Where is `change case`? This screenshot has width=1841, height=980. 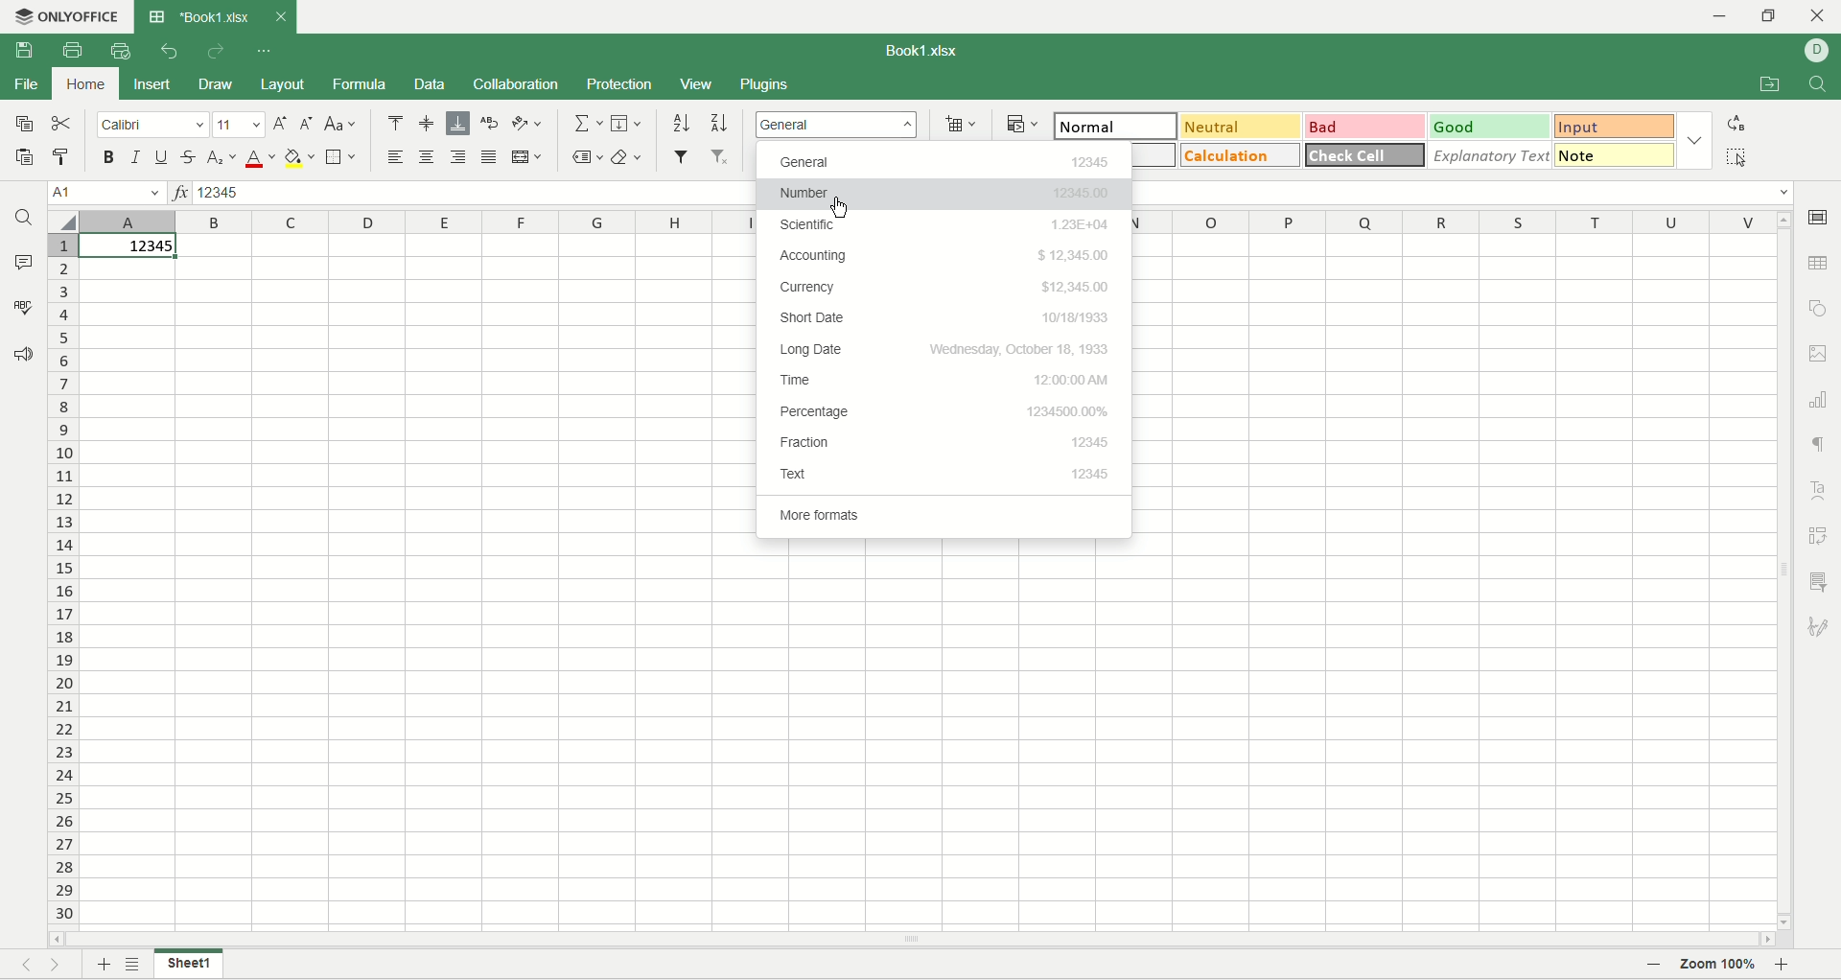
change case is located at coordinates (342, 125).